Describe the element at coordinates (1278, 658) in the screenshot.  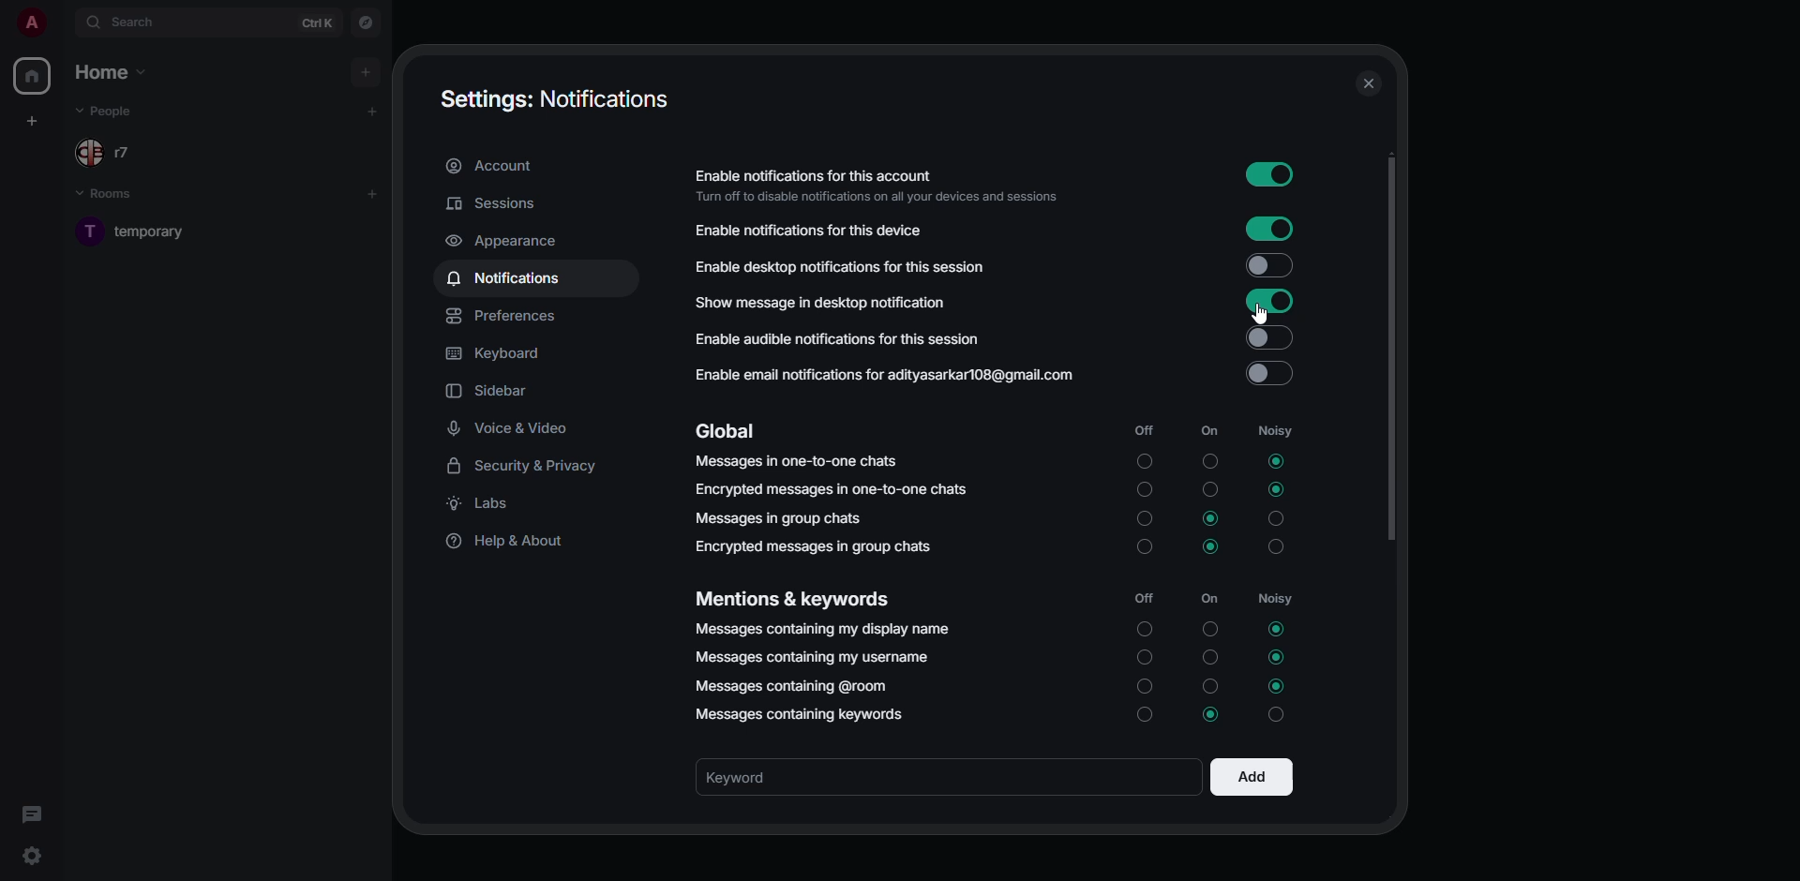
I see `selected` at that location.